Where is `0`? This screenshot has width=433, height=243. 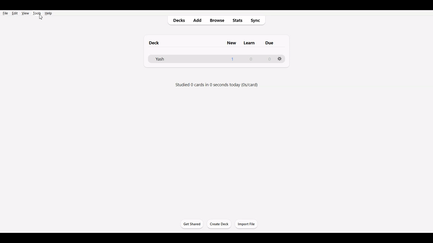 0 is located at coordinates (250, 59).